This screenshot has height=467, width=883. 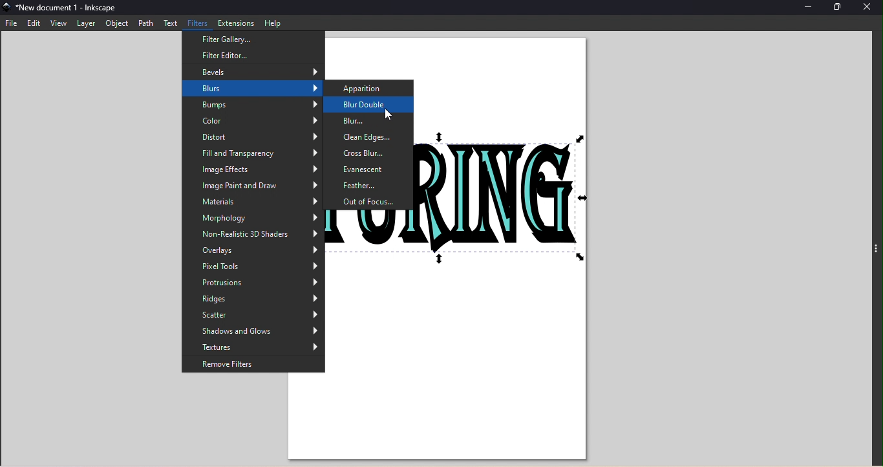 I want to click on Clean edges..., so click(x=370, y=138).